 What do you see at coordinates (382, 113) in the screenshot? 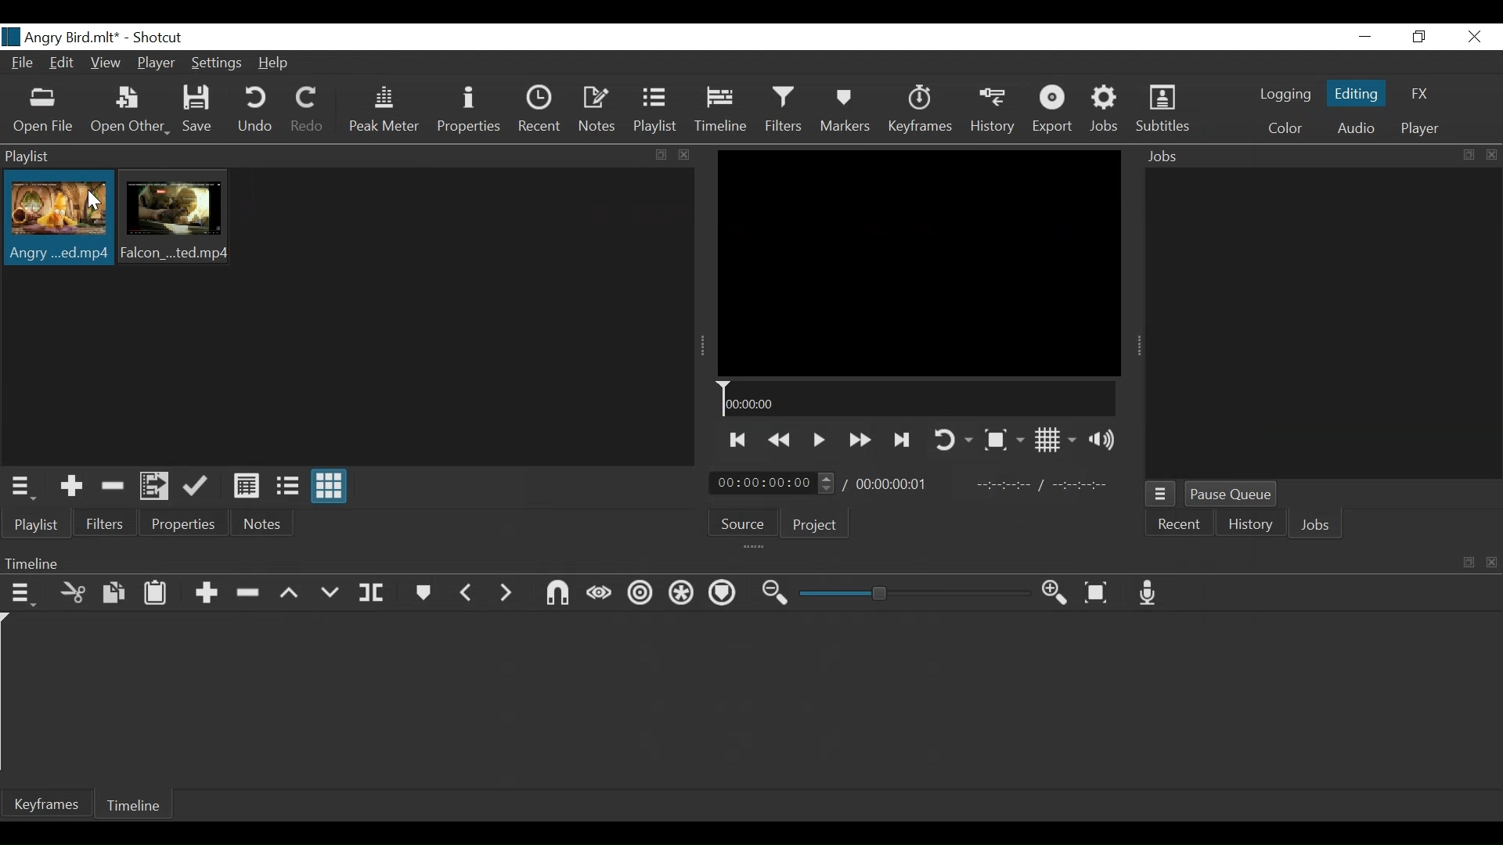
I see `Peak Meter` at bounding box center [382, 113].